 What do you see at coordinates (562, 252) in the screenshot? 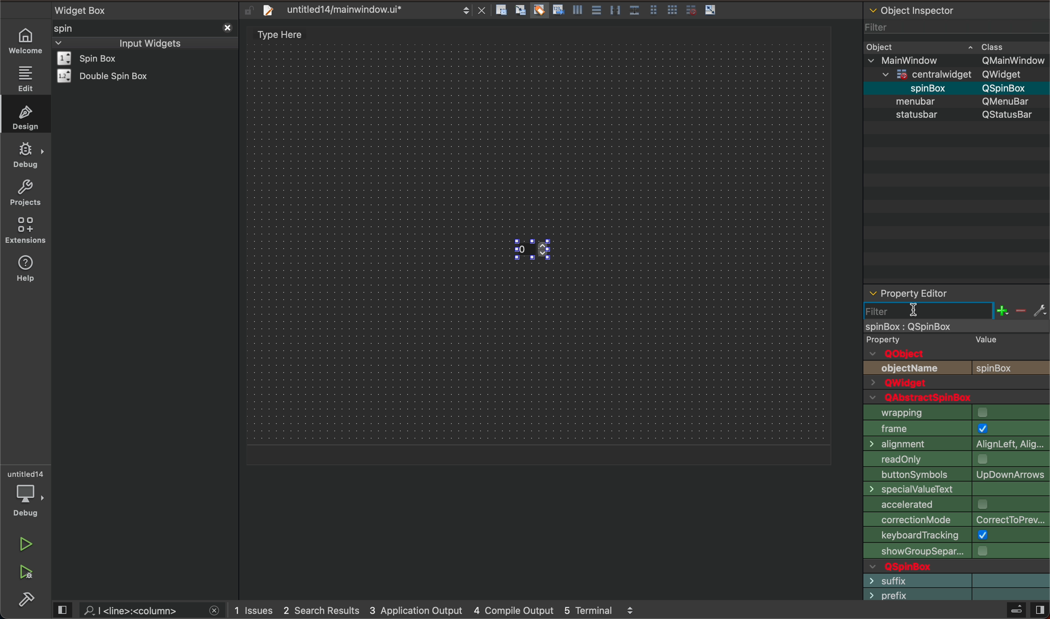
I see `spin box` at bounding box center [562, 252].